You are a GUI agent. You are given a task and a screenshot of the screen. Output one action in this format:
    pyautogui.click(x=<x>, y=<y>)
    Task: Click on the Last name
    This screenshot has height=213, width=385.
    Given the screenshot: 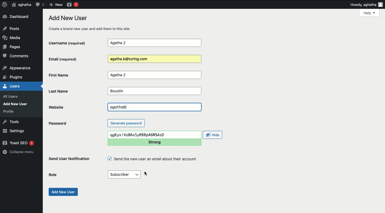 What is the action you would take?
    pyautogui.click(x=63, y=91)
    